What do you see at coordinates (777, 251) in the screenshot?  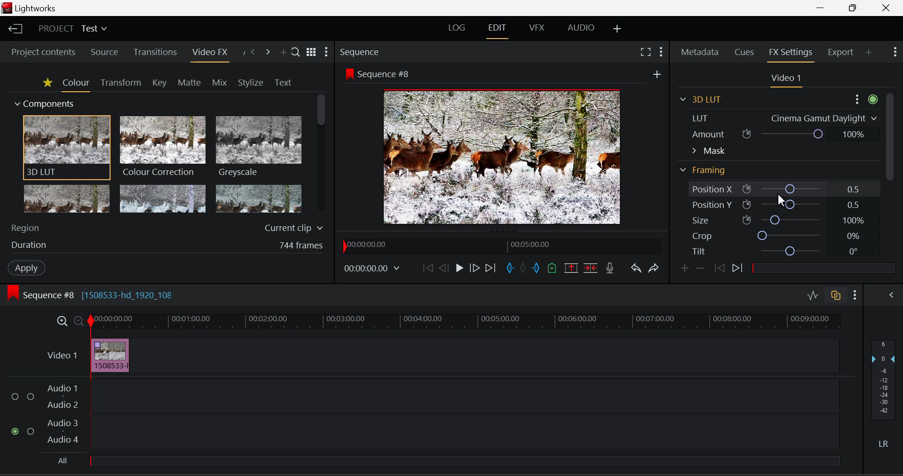 I see `Tilt` at bounding box center [777, 251].